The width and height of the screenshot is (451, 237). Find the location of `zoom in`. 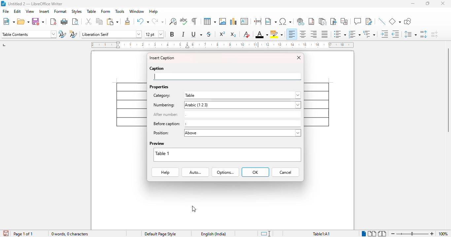

zoom in is located at coordinates (433, 234).